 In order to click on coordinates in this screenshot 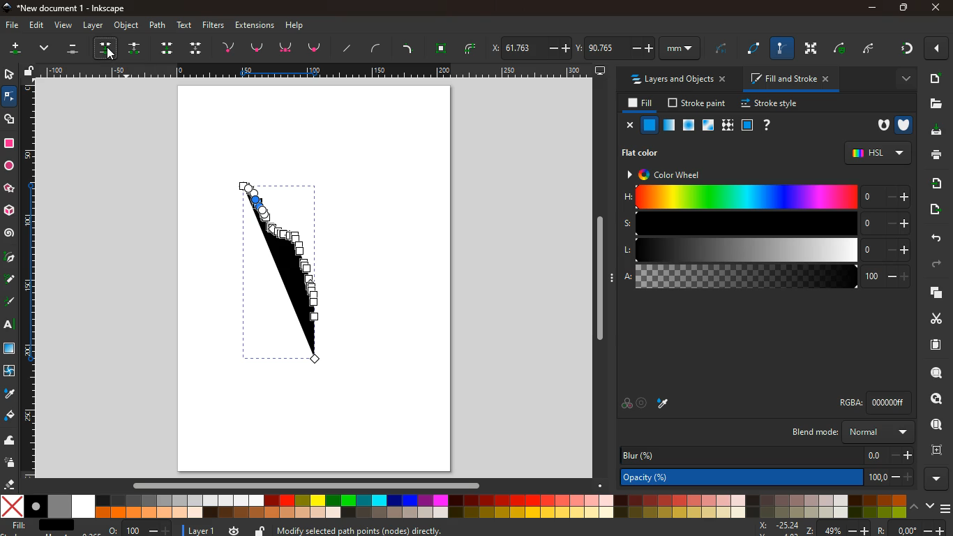, I will do `click(850, 528)`.